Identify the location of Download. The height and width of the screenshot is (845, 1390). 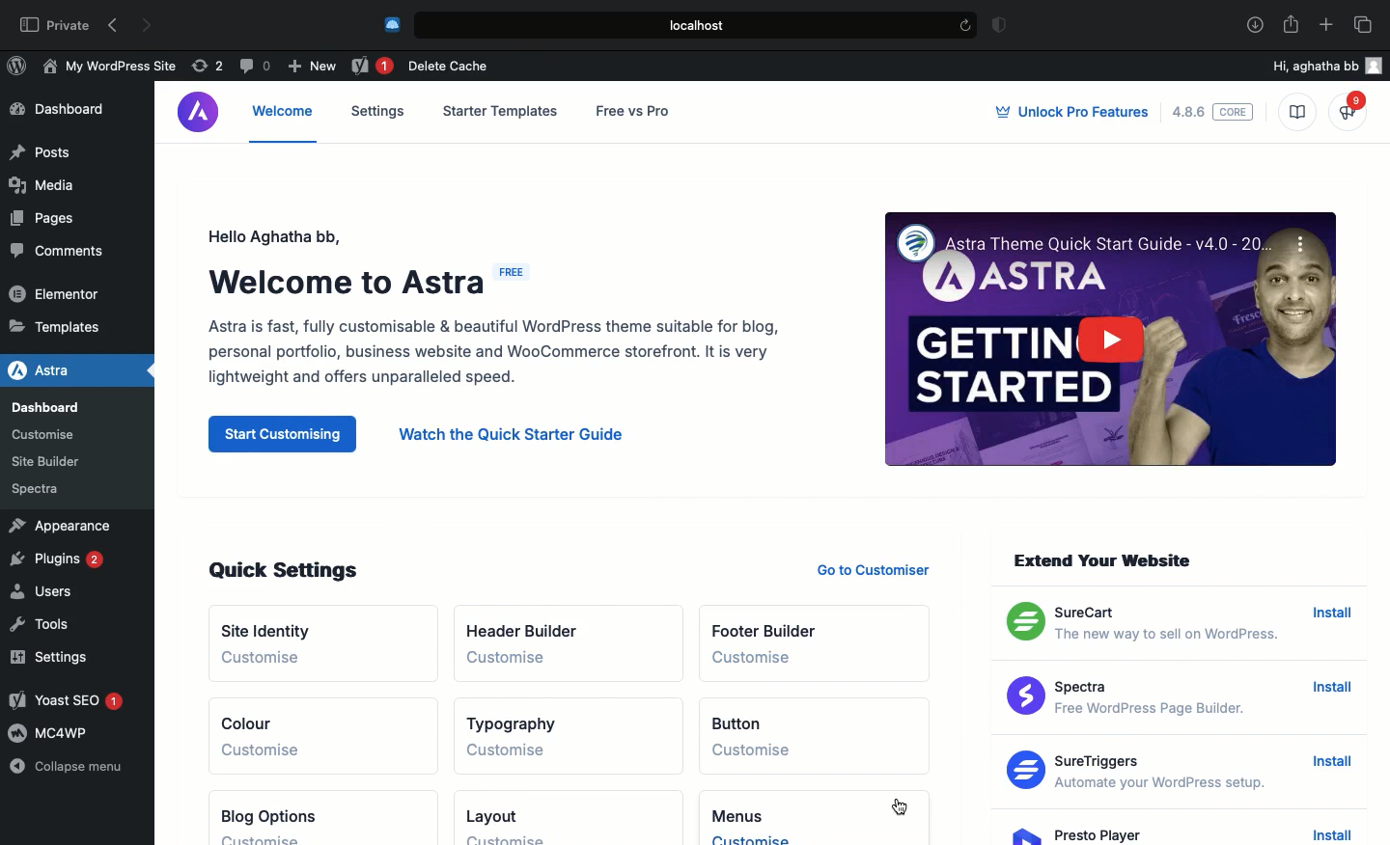
(1256, 25).